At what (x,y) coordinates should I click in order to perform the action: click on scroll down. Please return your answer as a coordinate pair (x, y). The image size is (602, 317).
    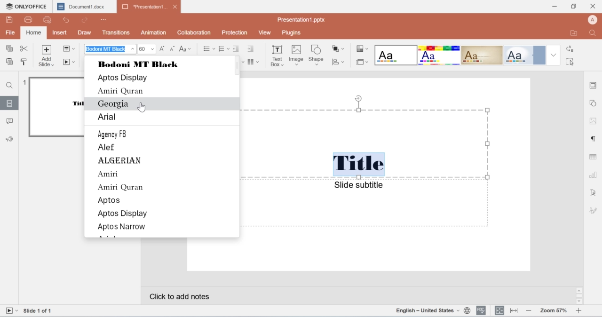
    Looking at the image, I should click on (578, 302).